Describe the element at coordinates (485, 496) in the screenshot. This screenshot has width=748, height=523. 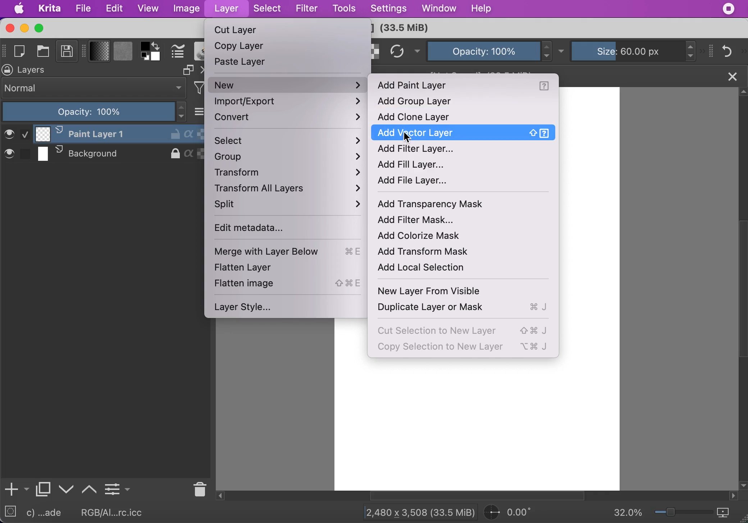
I see `horizontal slider` at that location.